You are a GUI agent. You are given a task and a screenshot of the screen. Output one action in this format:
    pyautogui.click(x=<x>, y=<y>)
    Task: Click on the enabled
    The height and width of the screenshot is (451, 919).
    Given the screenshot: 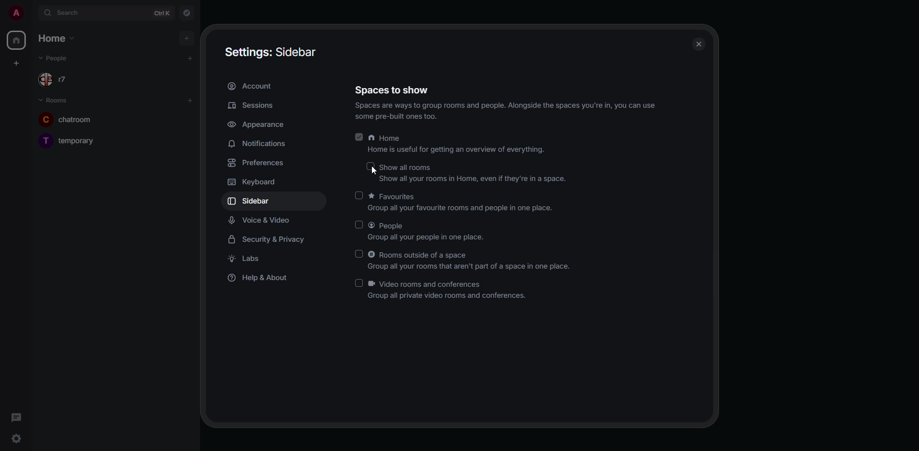 What is the action you would take?
    pyautogui.click(x=358, y=136)
    